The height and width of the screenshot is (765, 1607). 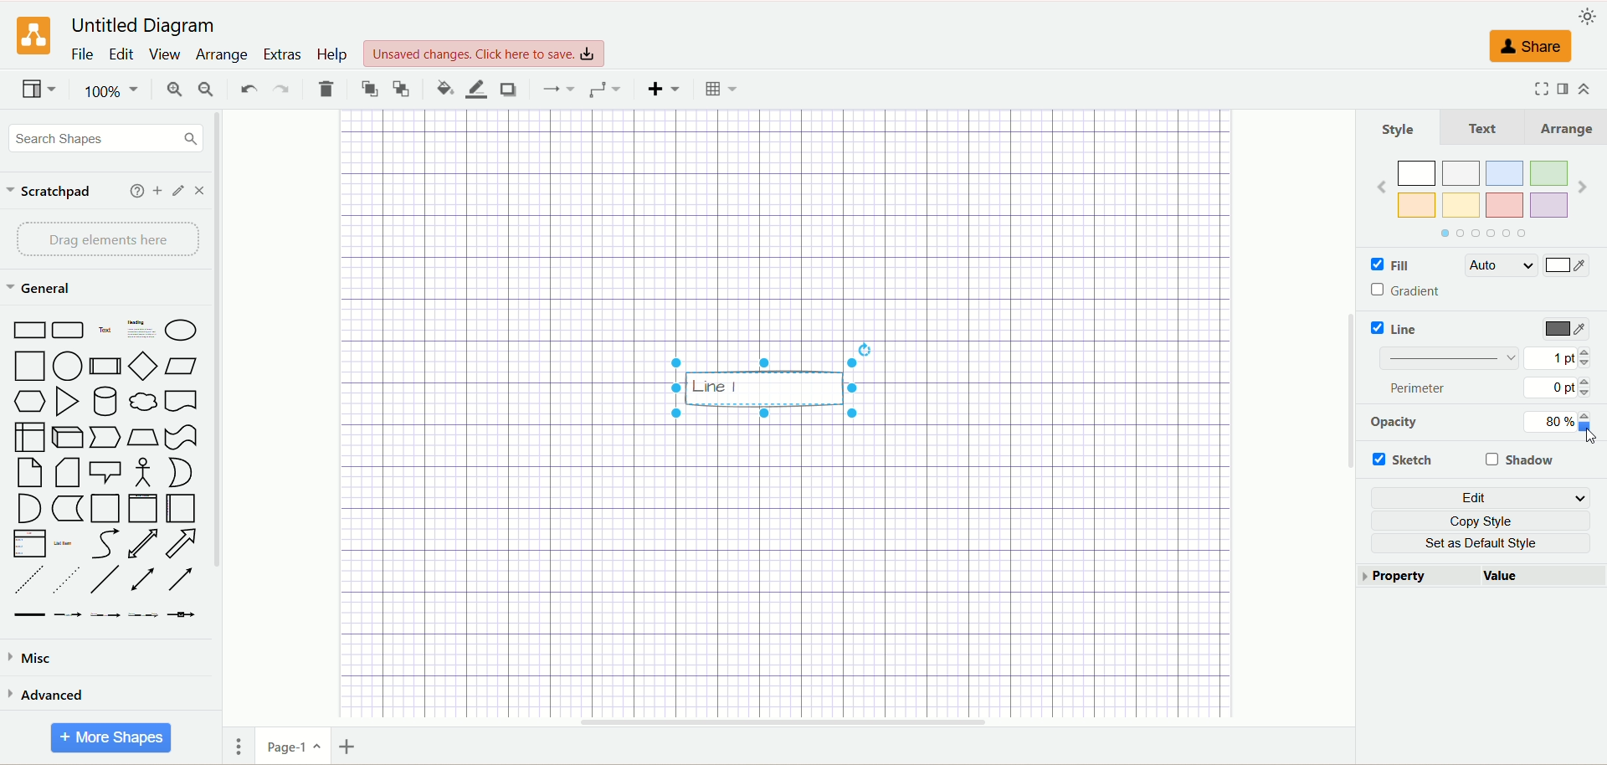 What do you see at coordinates (107, 239) in the screenshot?
I see `drag elements here` at bounding box center [107, 239].